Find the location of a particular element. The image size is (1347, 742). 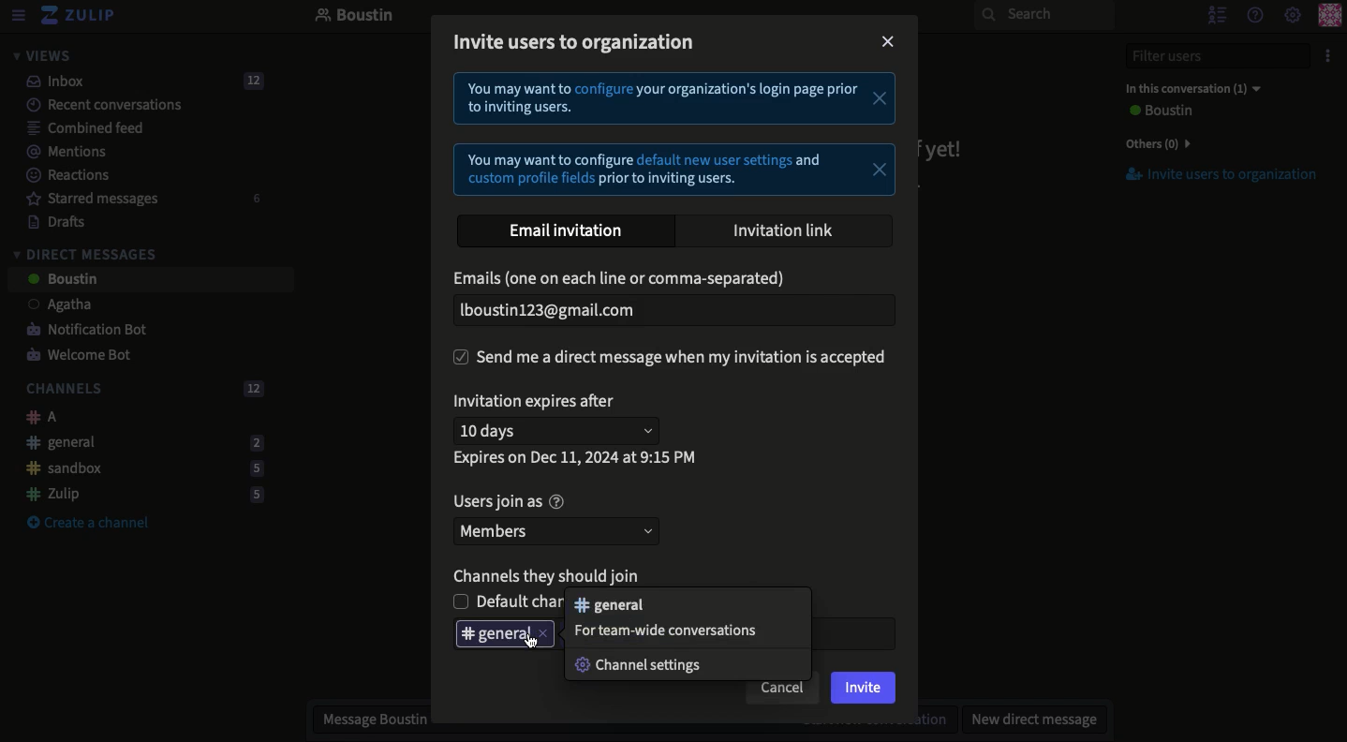

Reactions is located at coordinates (65, 177).